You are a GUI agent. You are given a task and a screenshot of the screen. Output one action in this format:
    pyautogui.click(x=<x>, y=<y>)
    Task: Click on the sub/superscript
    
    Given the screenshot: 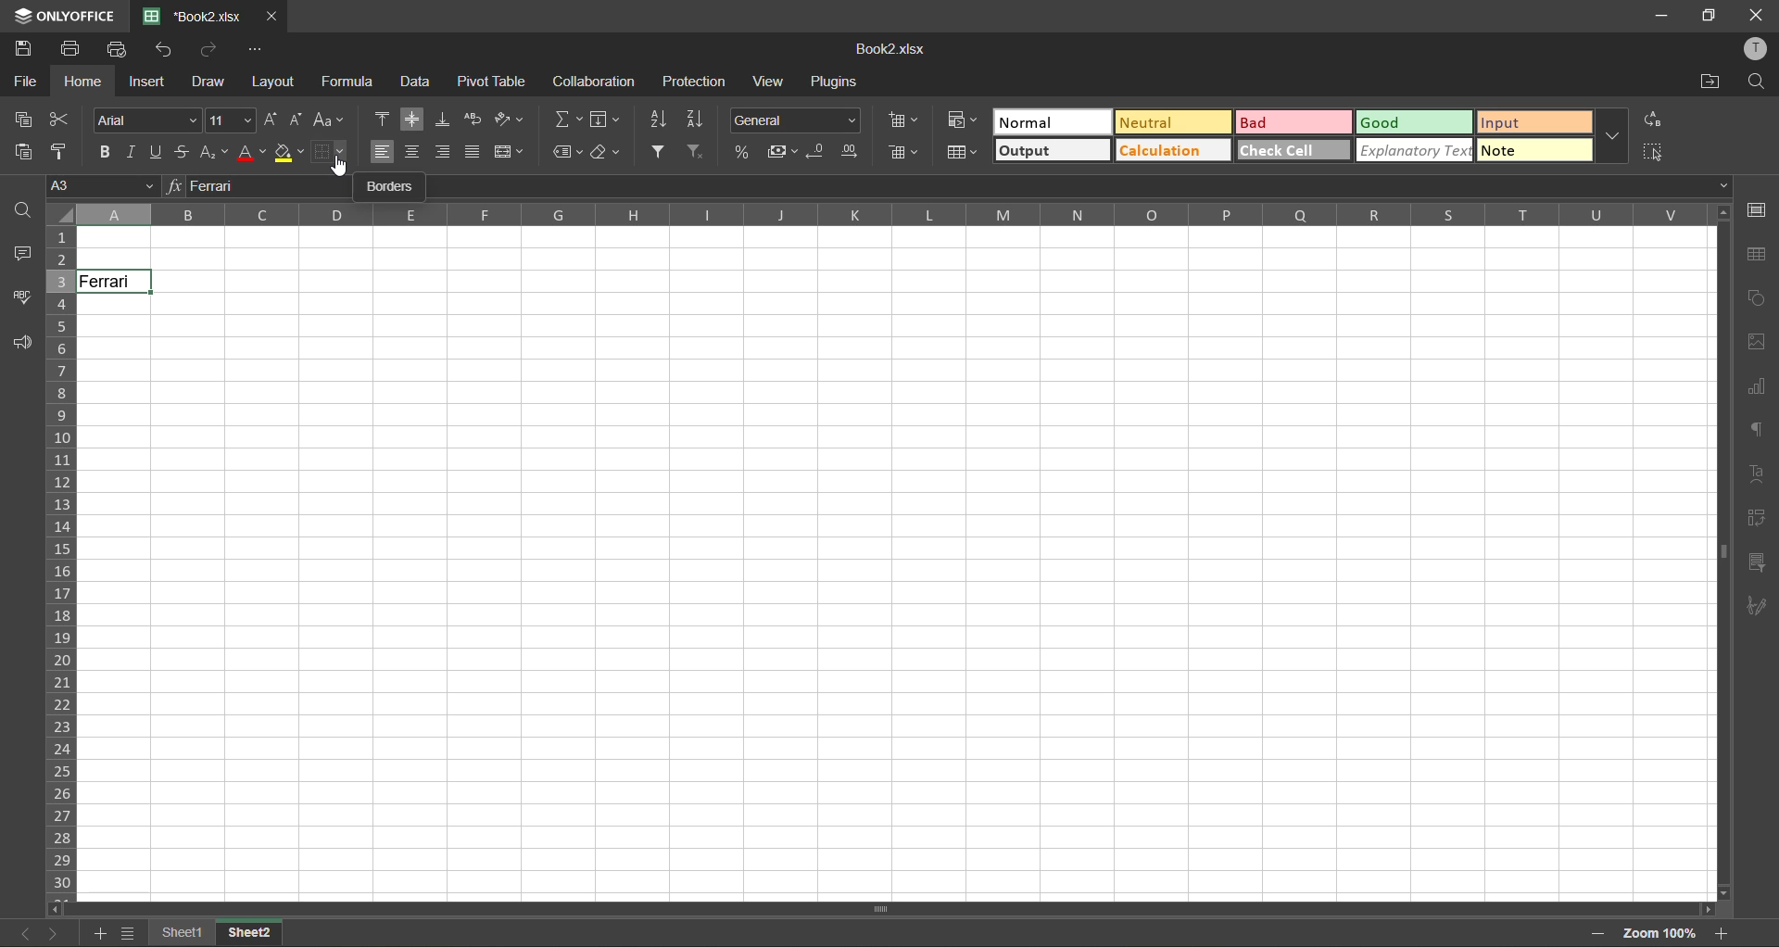 What is the action you would take?
    pyautogui.click(x=211, y=156)
    